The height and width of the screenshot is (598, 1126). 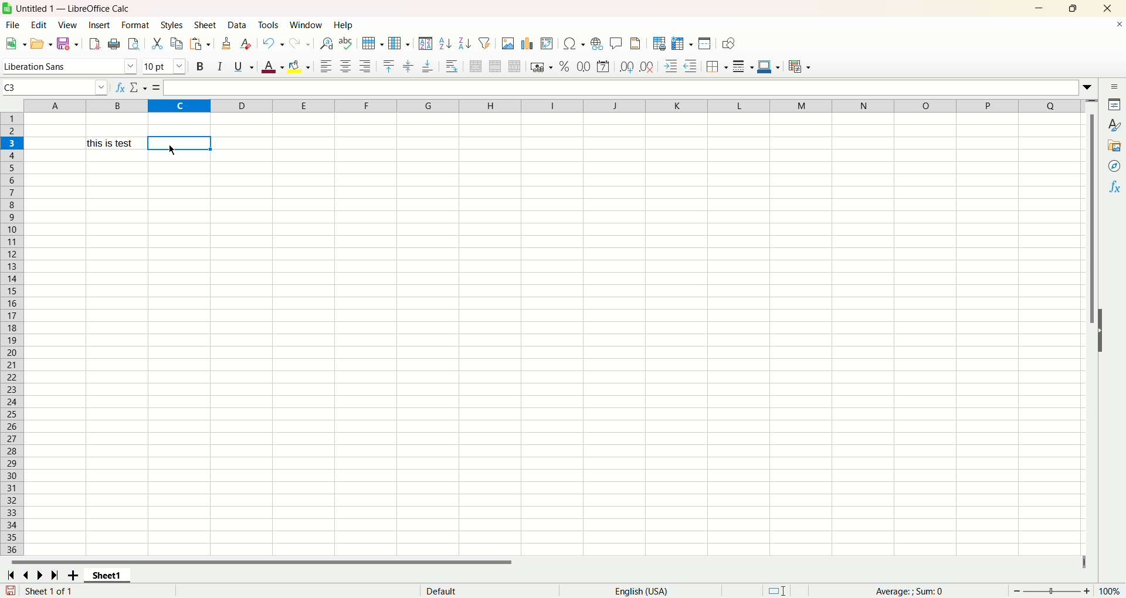 I want to click on merge, so click(x=495, y=66).